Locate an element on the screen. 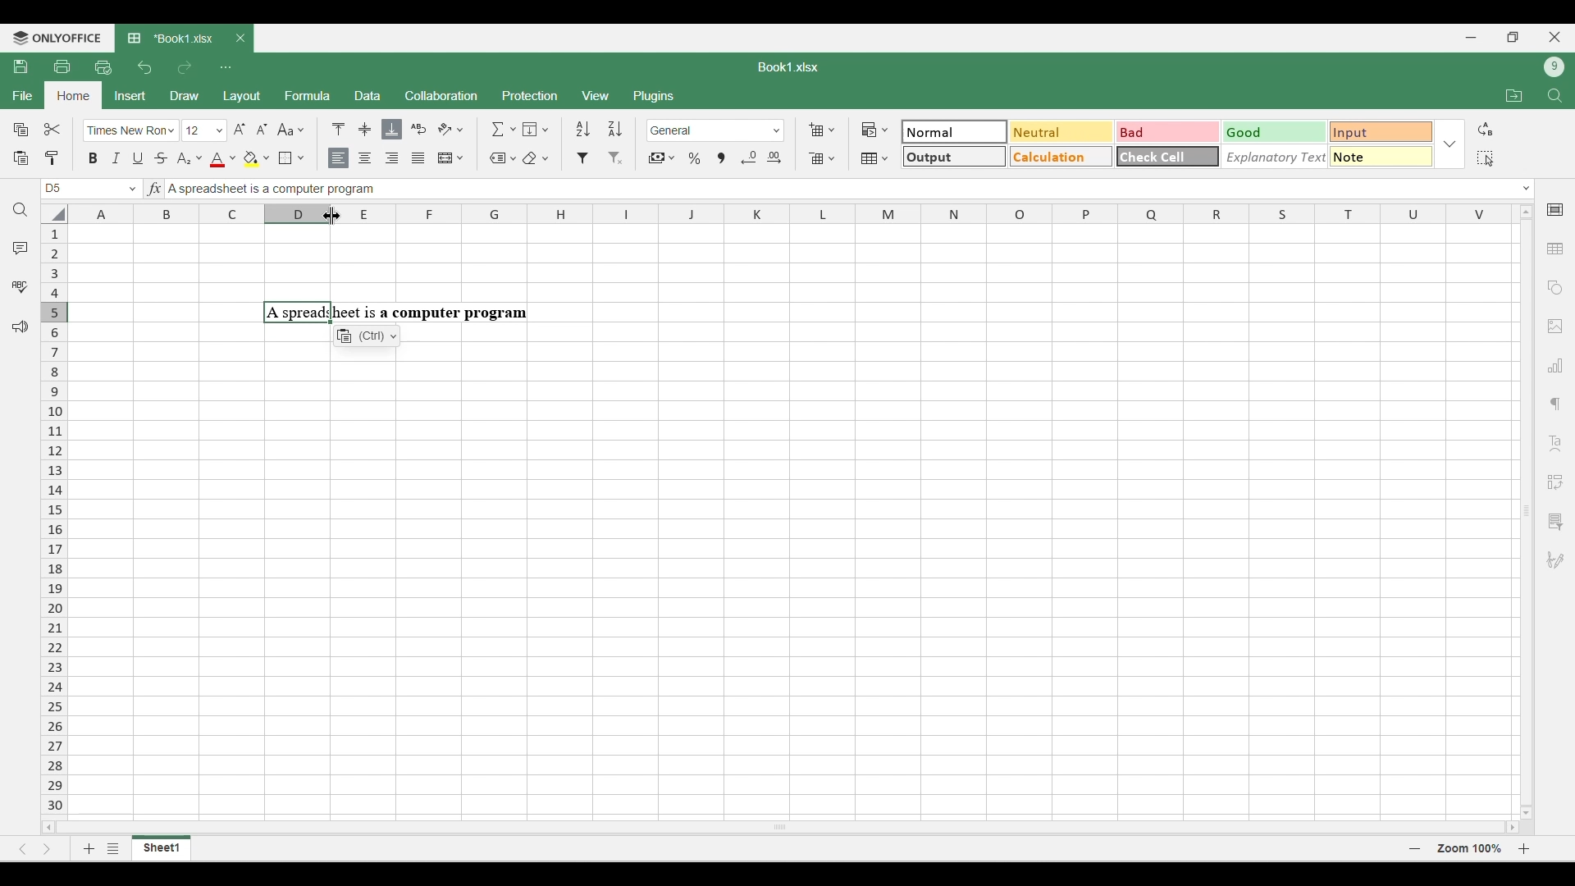  Insert shape is located at coordinates (1554, 288).